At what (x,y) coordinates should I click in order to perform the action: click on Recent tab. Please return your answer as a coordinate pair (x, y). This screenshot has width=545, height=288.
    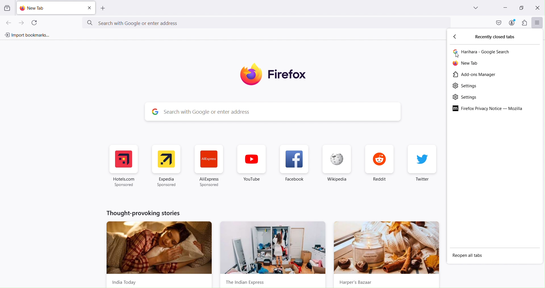
    Looking at the image, I should click on (484, 52).